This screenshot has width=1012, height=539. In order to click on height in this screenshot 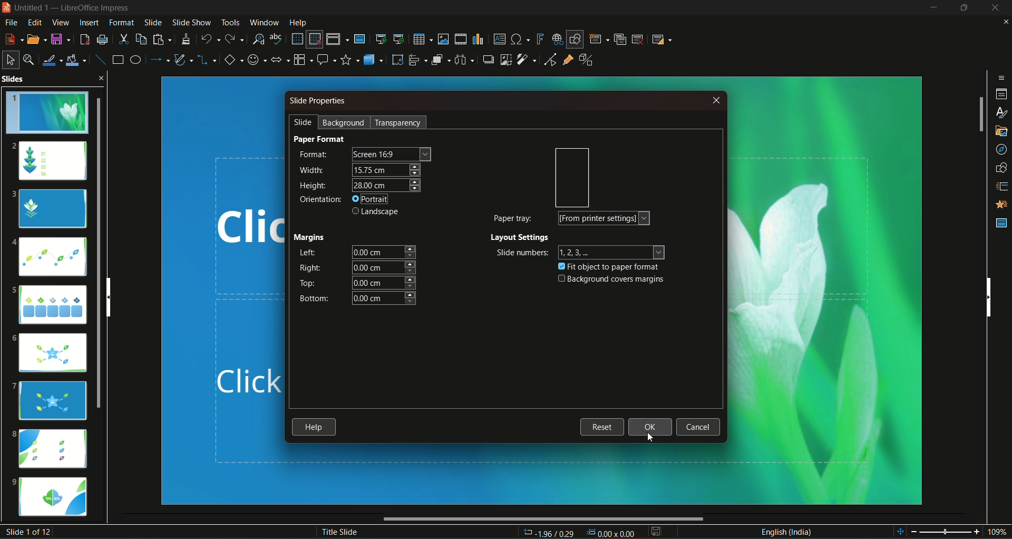, I will do `click(386, 186)`.